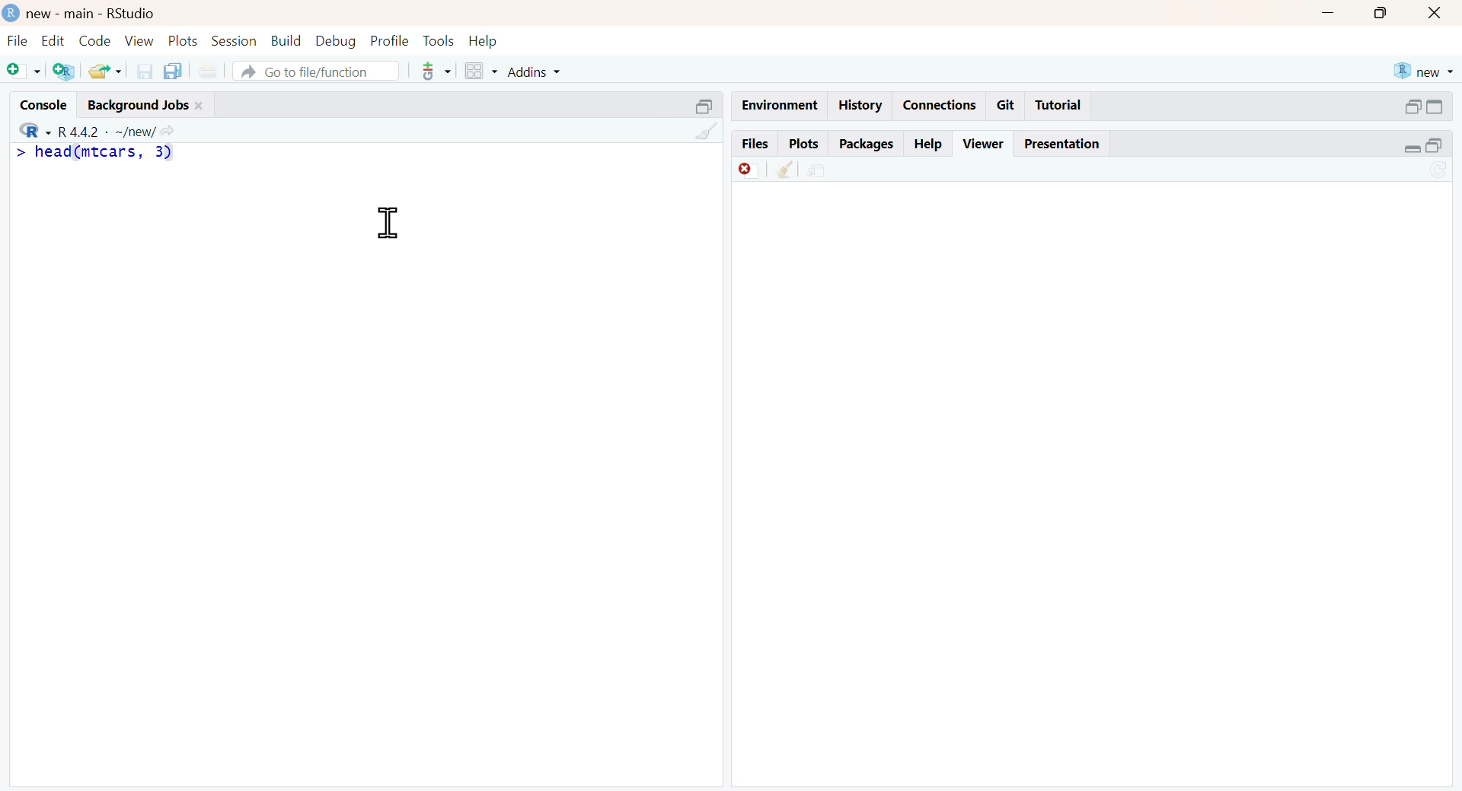 The height and width of the screenshot is (791, 1462). Describe the element at coordinates (1061, 106) in the screenshot. I see `Tutorial` at that location.